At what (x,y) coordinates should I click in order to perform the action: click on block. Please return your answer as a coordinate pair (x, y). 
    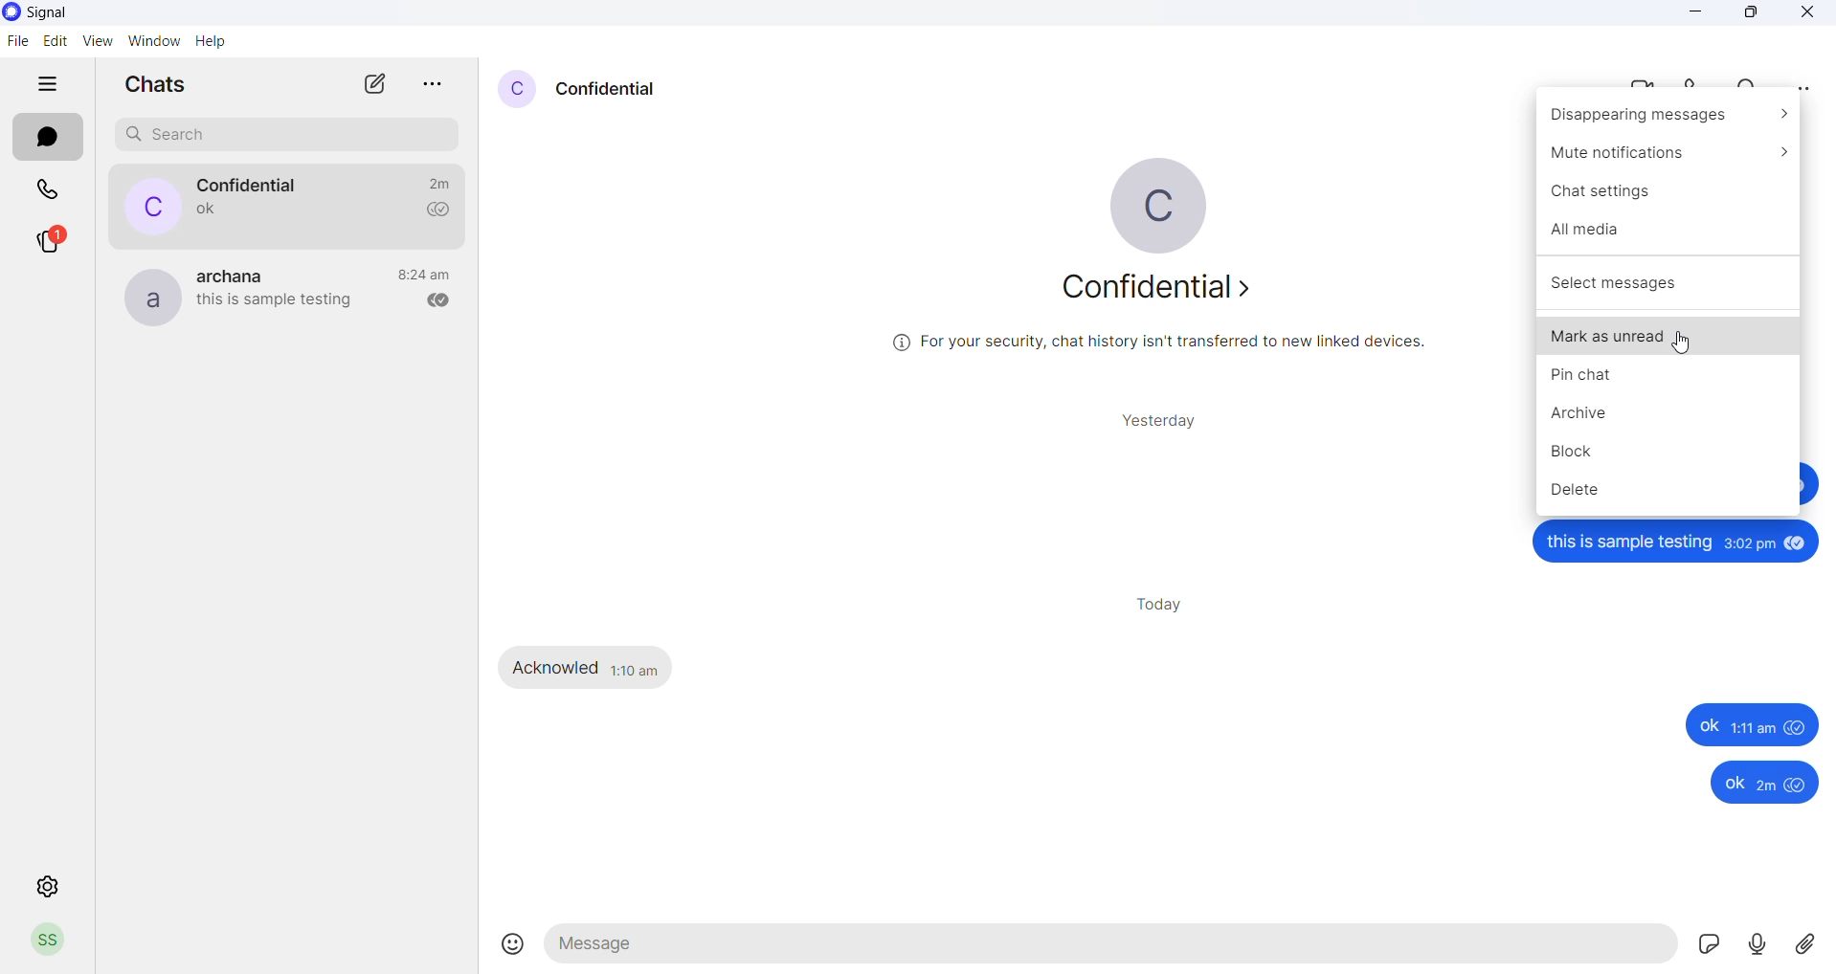
    Looking at the image, I should click on (1670, 452).